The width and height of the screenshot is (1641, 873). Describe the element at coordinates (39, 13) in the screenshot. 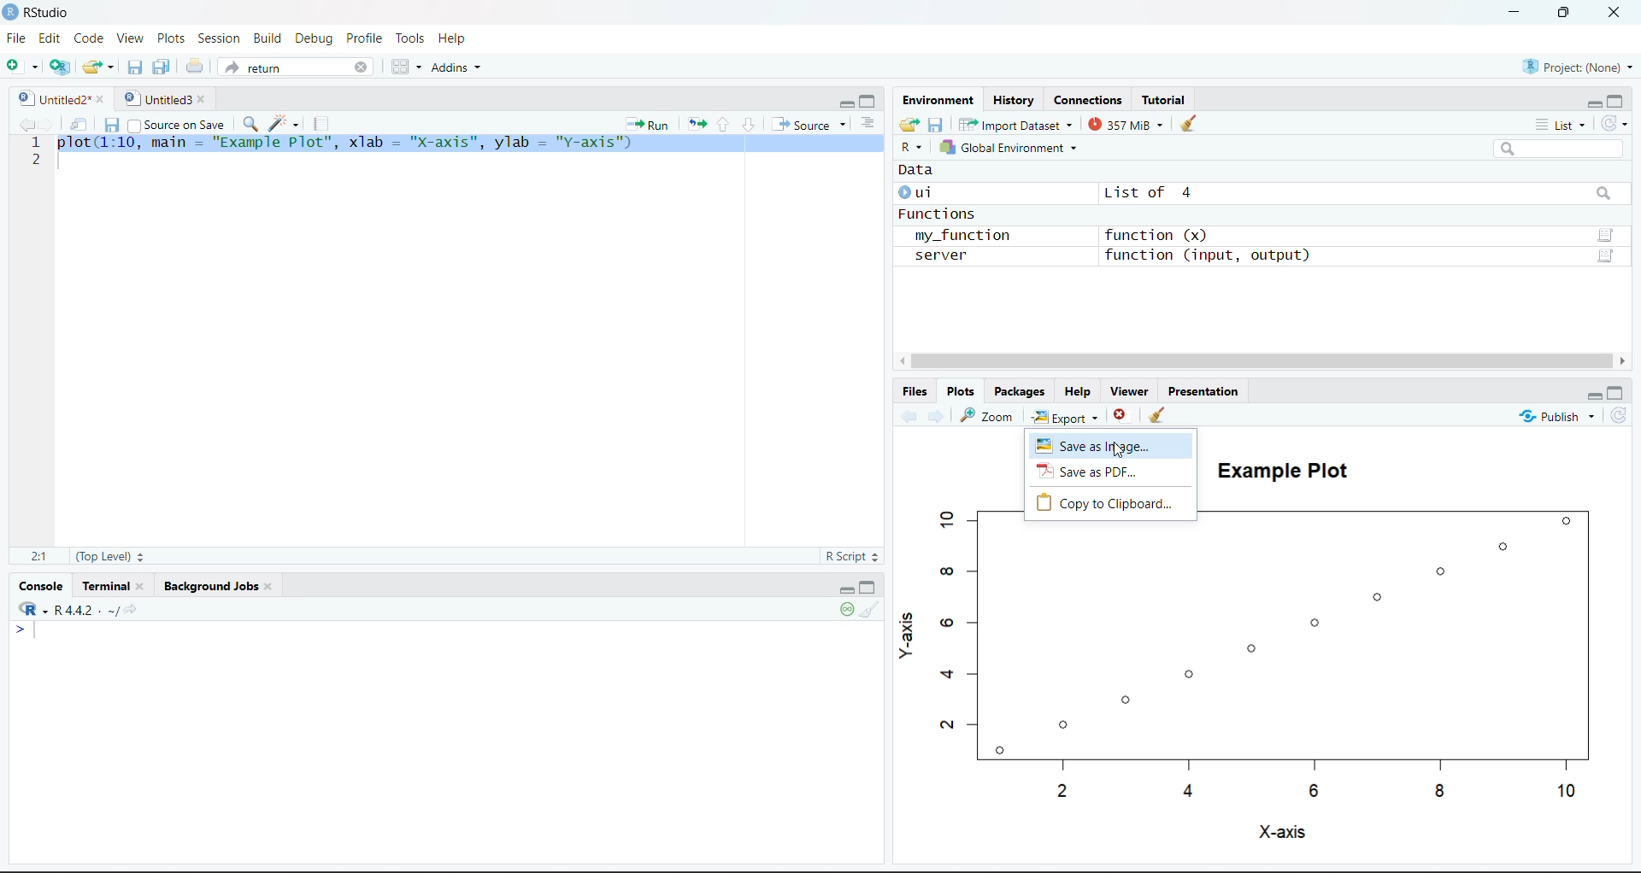

I see `RStudio` at that location.